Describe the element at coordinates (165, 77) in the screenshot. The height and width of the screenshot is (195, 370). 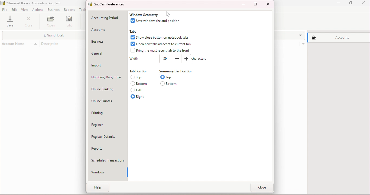
I see `Top` at that location.